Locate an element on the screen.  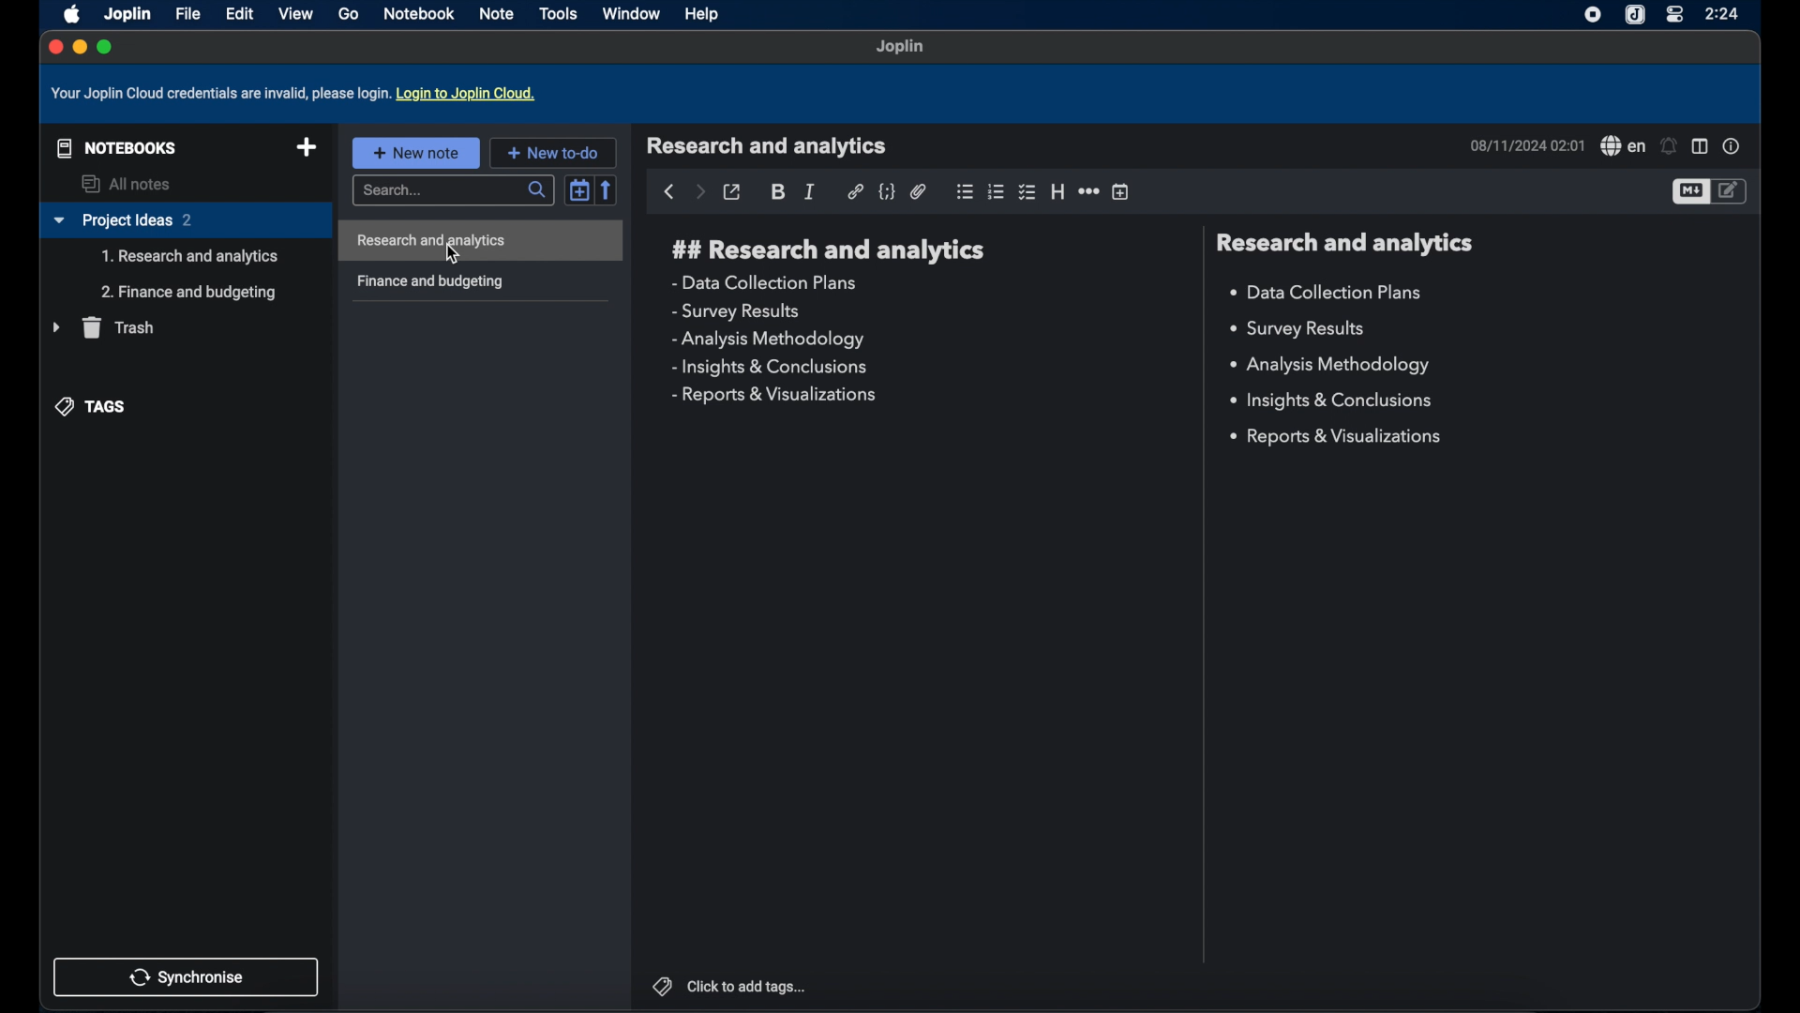
italic is located at coordinates (811, 191).